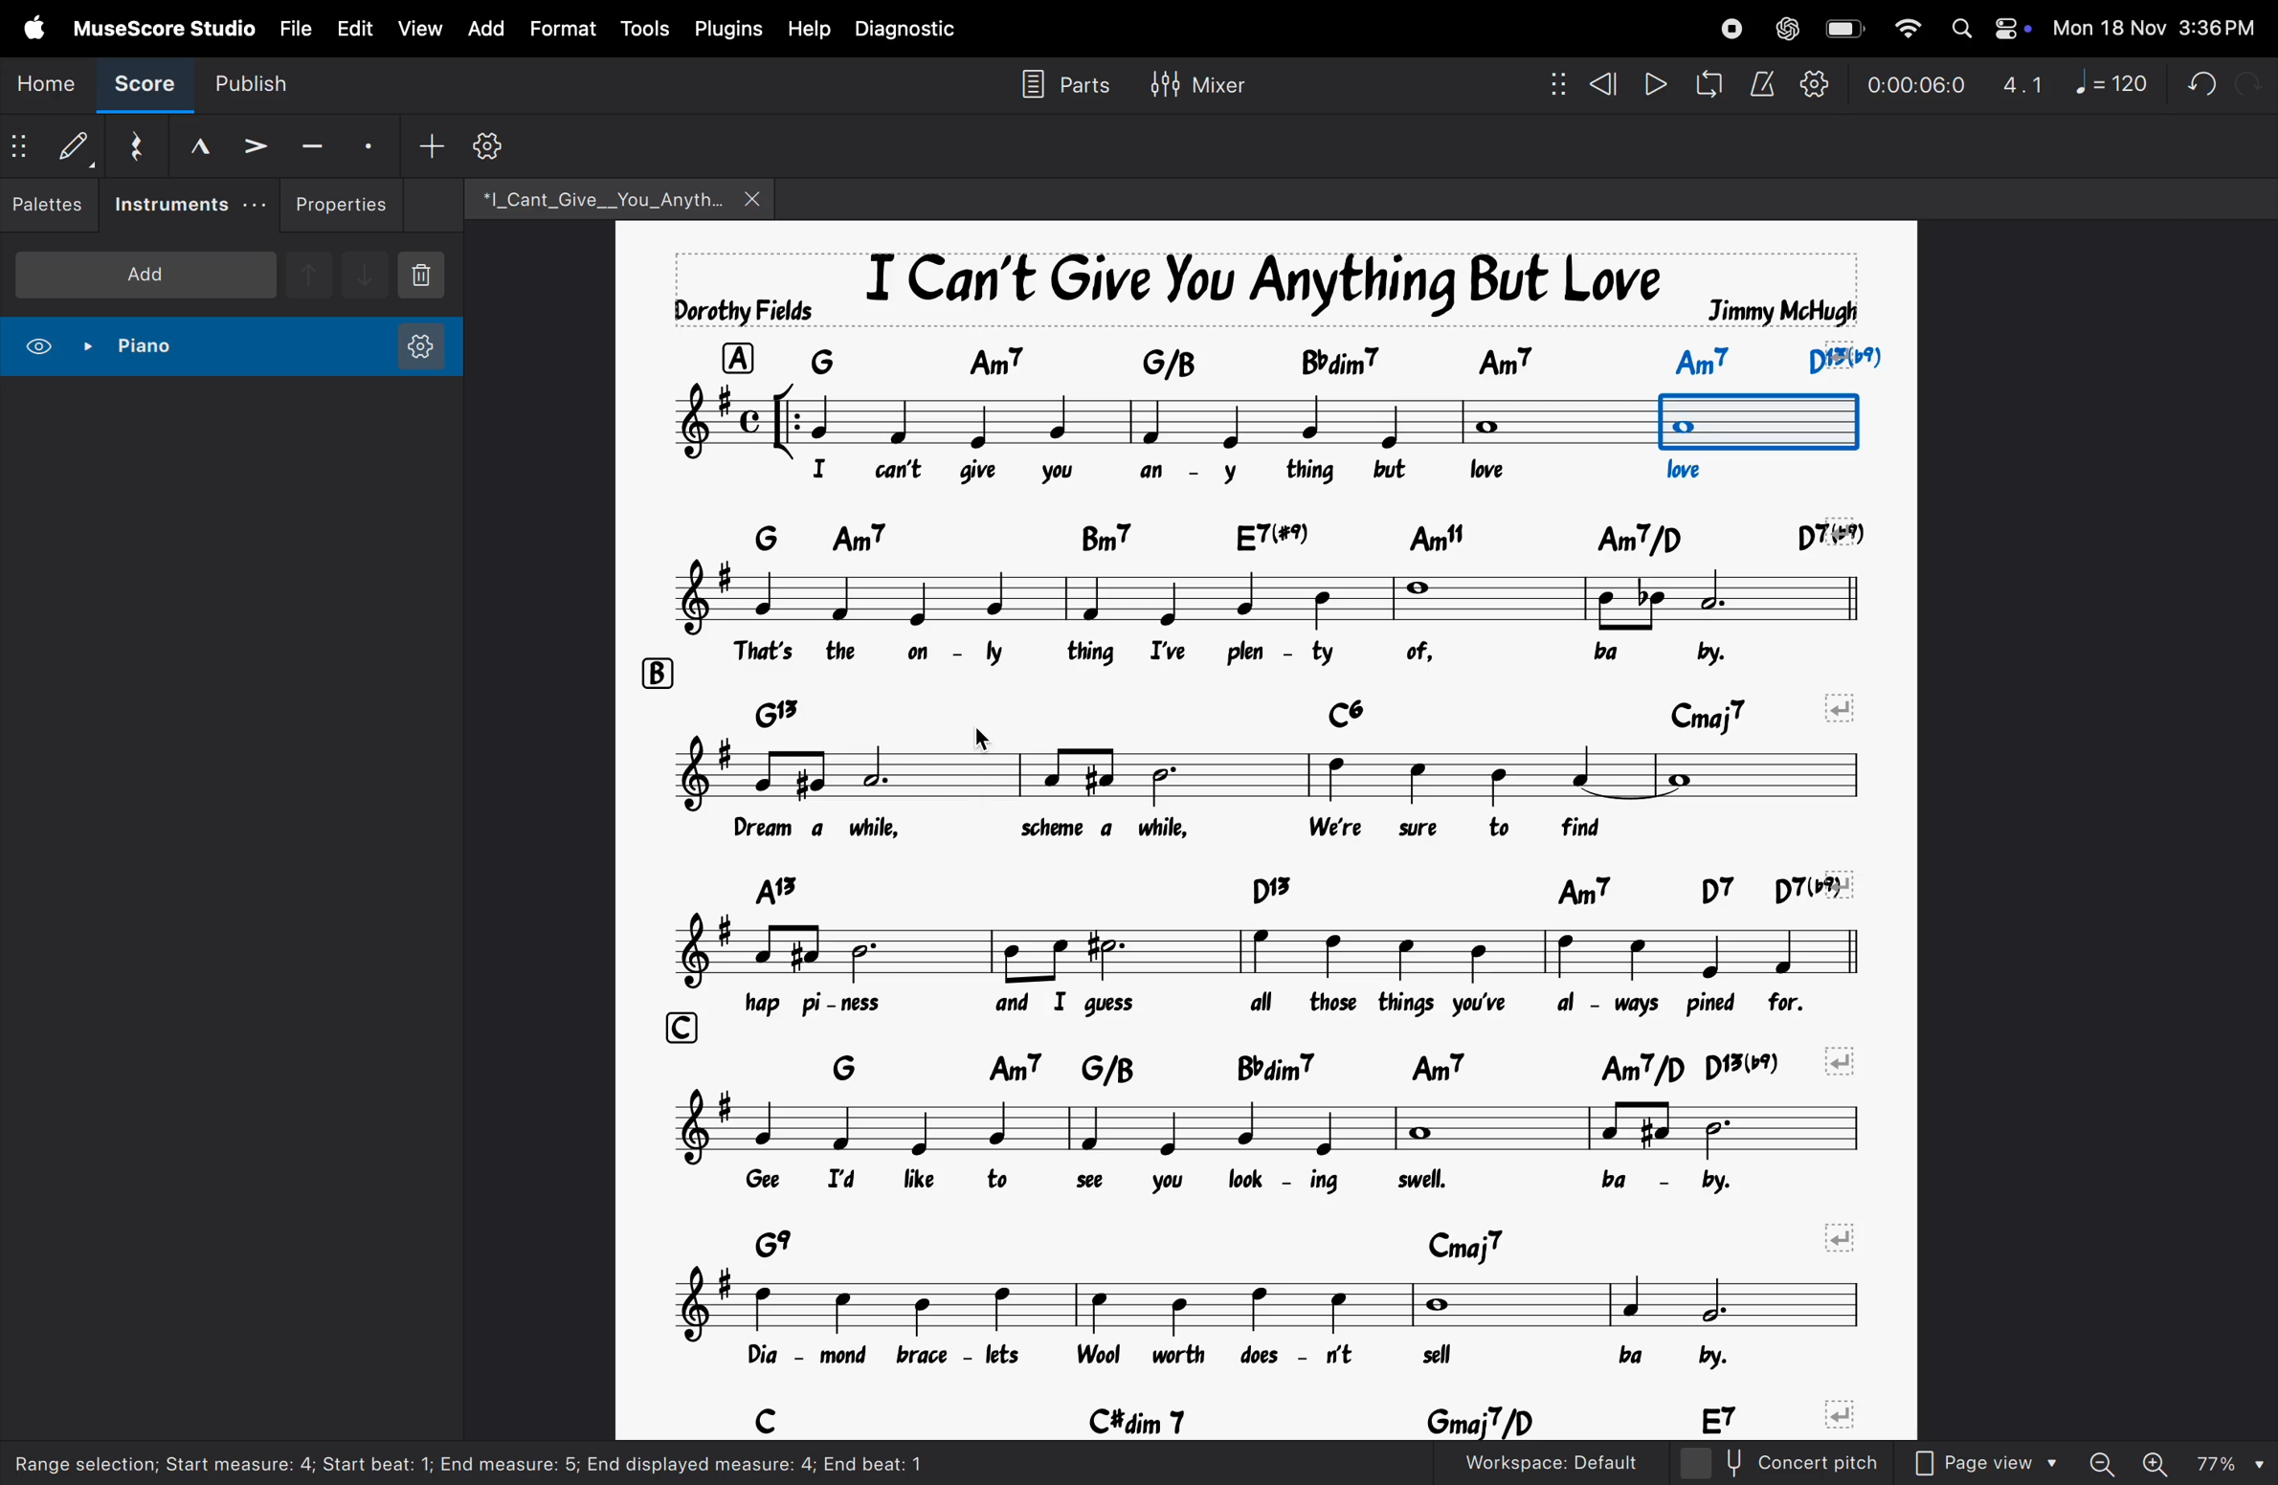 The width and height of the screenshot is (2278, 1485). What do you see at coordinates (1251, 289) in the screenshot?
I see `song title` at bounding box center [1251, 289].